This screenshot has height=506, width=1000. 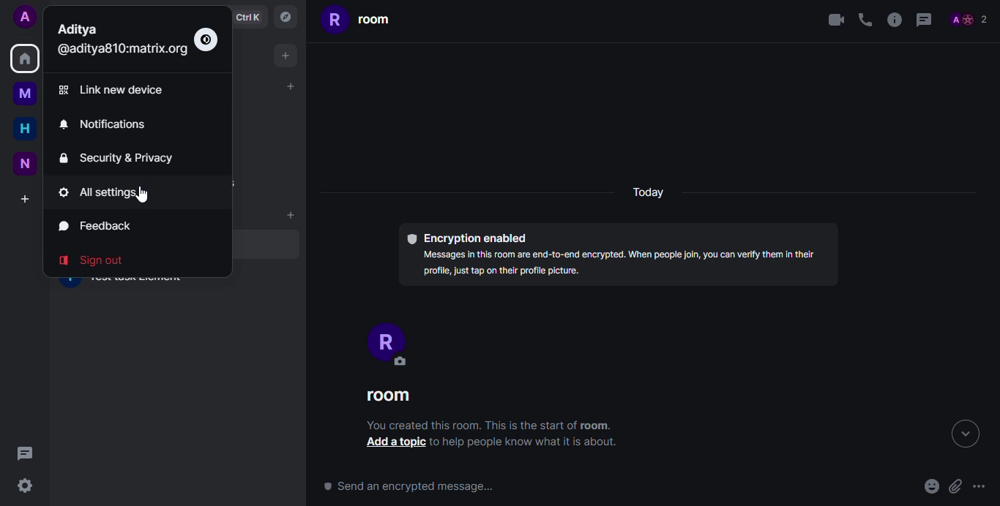 I want to click on myspace, so click(x=25, y=94).